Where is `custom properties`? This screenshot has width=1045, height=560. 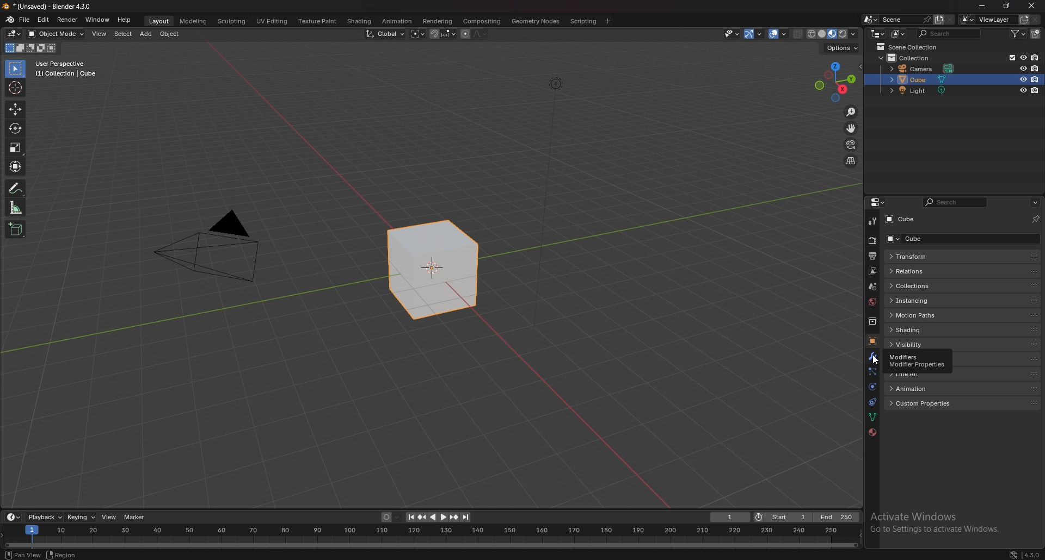
custom properties is located at coordinates (925, 403).